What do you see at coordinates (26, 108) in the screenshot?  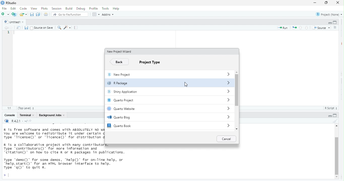 I see `(Top Level) ` at bounding box center [26, 108].